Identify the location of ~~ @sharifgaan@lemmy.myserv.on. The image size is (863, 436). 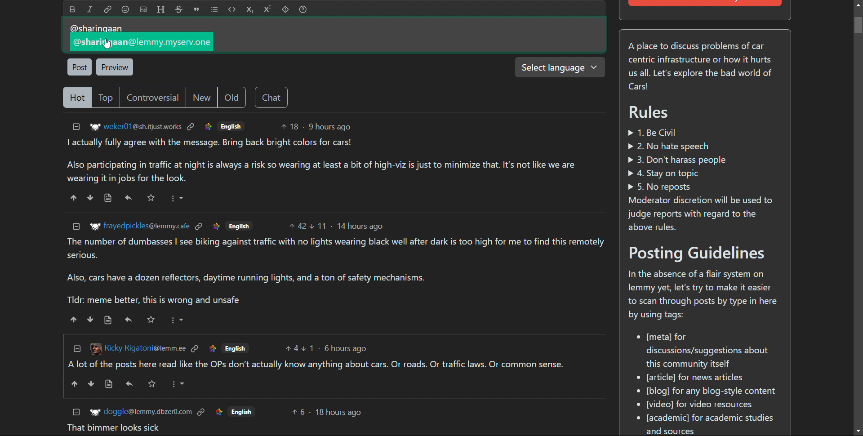
(141, 42).